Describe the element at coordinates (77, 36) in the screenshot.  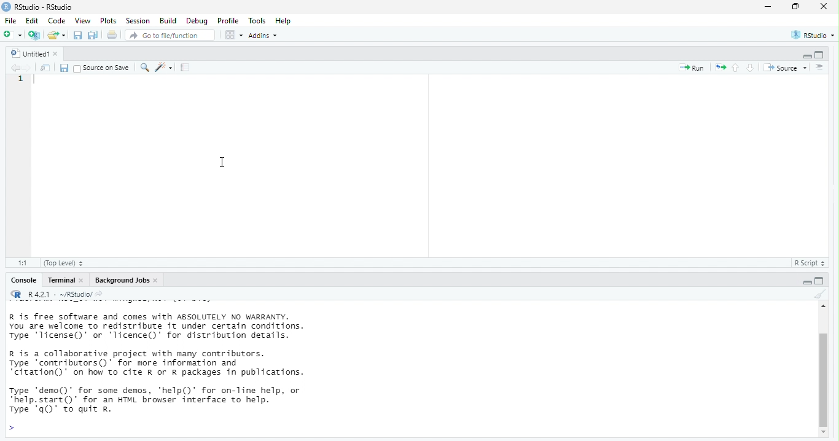
I see `save current document` at that location.